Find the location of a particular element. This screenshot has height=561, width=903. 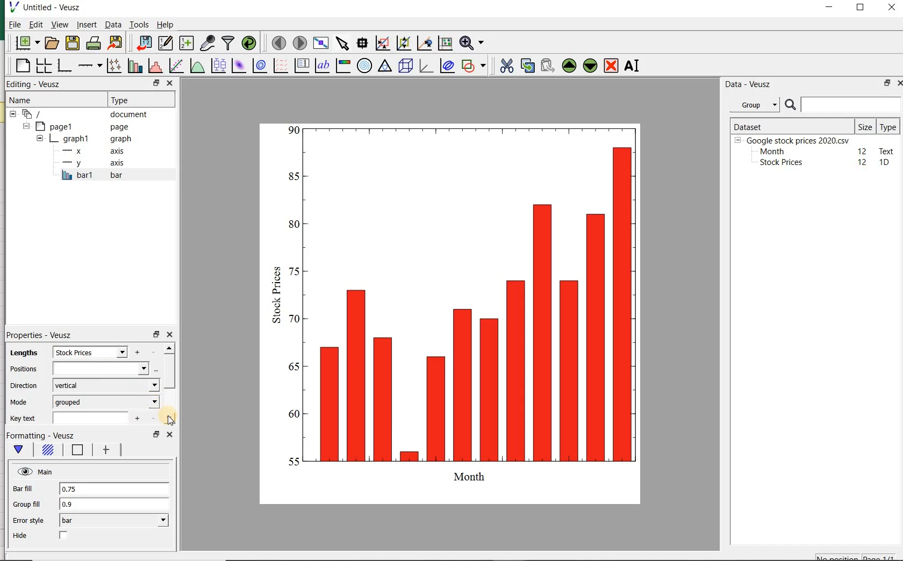

cursor is located at coordinates (170, 420).